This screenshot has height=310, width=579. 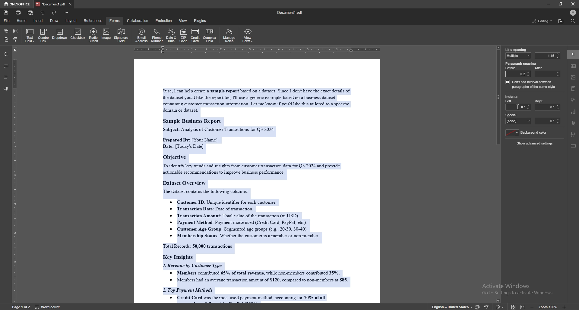 I want to click on credit card, so click(x=195, y=35).